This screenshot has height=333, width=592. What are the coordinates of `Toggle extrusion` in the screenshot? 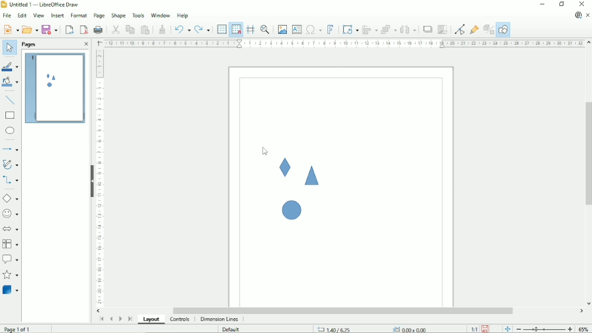 It's located at (488, 30).